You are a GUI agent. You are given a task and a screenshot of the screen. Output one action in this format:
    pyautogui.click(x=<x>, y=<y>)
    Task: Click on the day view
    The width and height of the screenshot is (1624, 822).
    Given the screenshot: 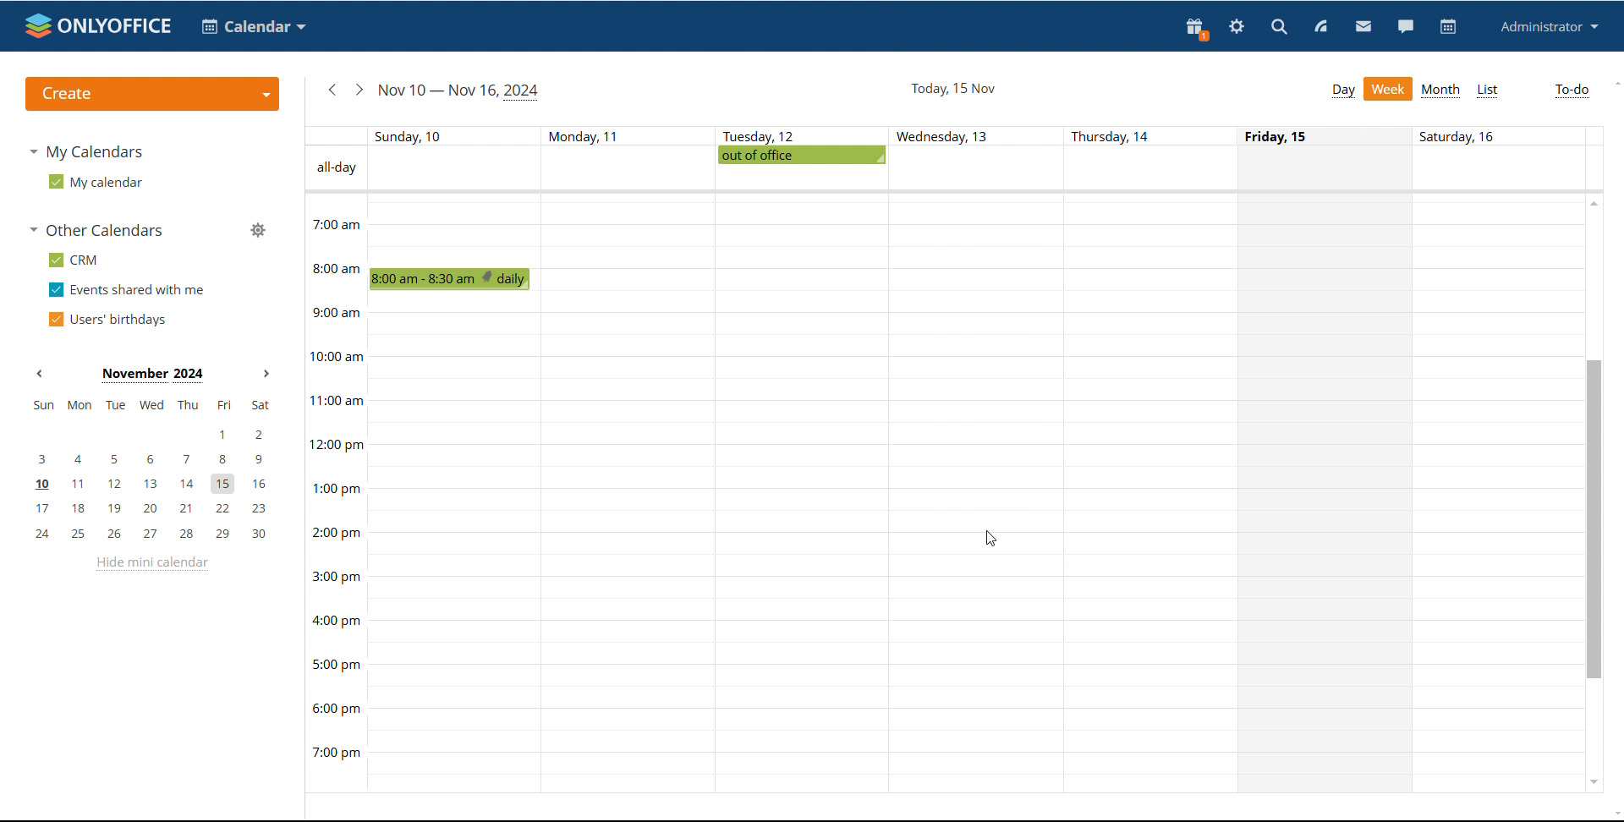 What is the action you would take?
    pyautogui.click(x=1341, y=90)
    